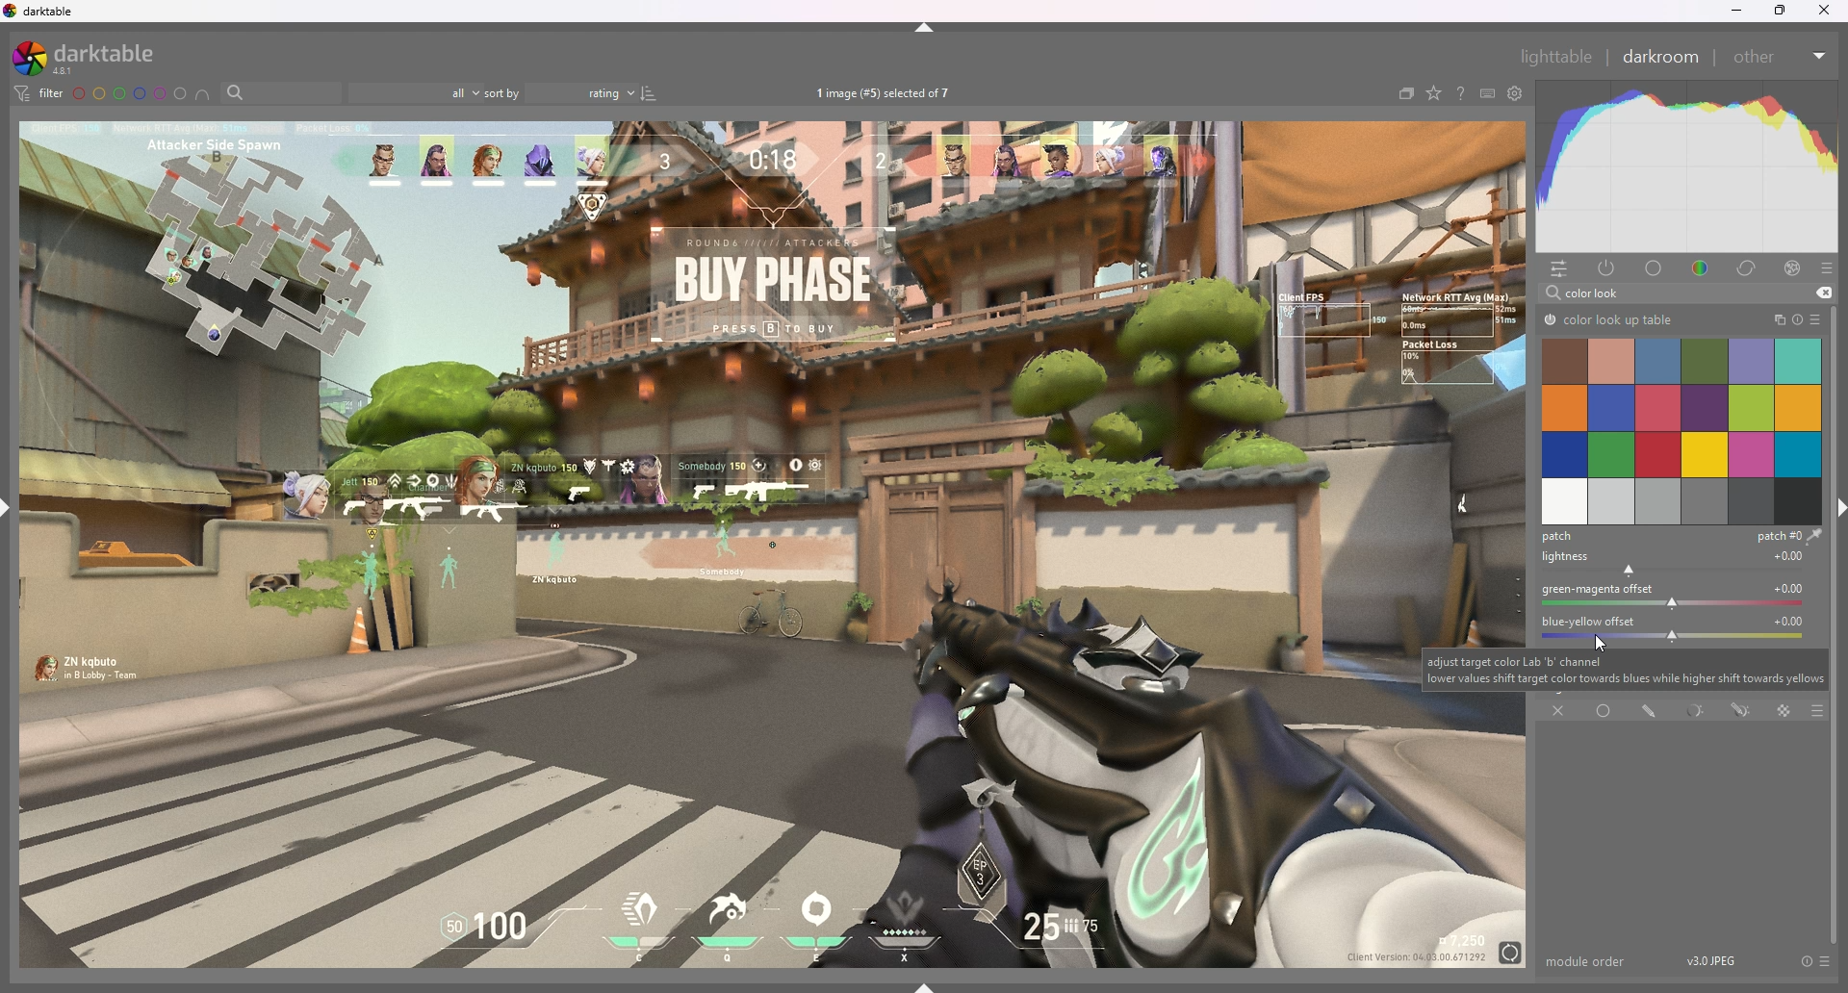 Image resolution: width=1848 pixels, height=993 pixels. Describe the element at coordinates (1798, 319) in the screenshot. I see `reset` at that location.